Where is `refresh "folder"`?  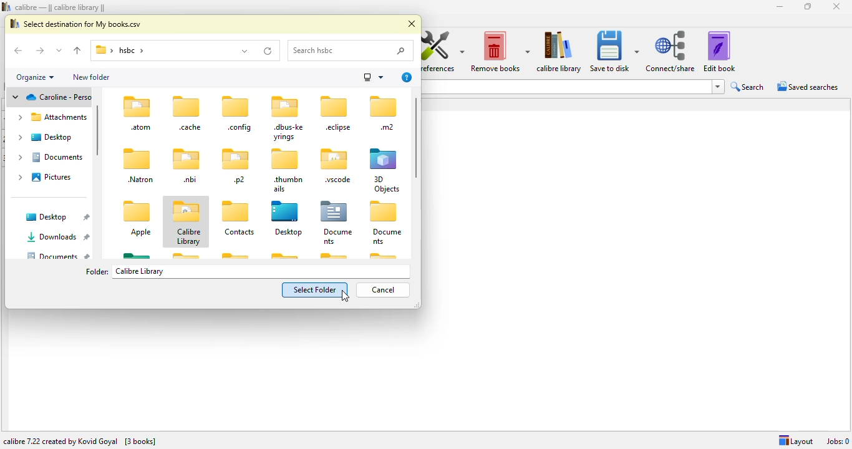 refresh "folder" is located at coordinates (268, 51).